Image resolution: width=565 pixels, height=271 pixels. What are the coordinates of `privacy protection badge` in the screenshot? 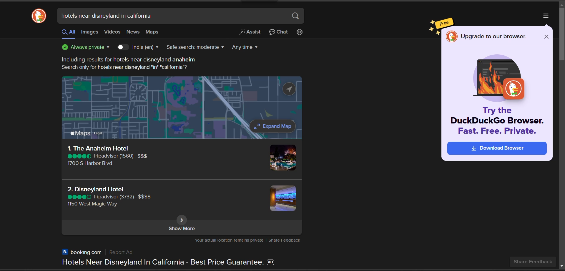 It's located at (86, 47).